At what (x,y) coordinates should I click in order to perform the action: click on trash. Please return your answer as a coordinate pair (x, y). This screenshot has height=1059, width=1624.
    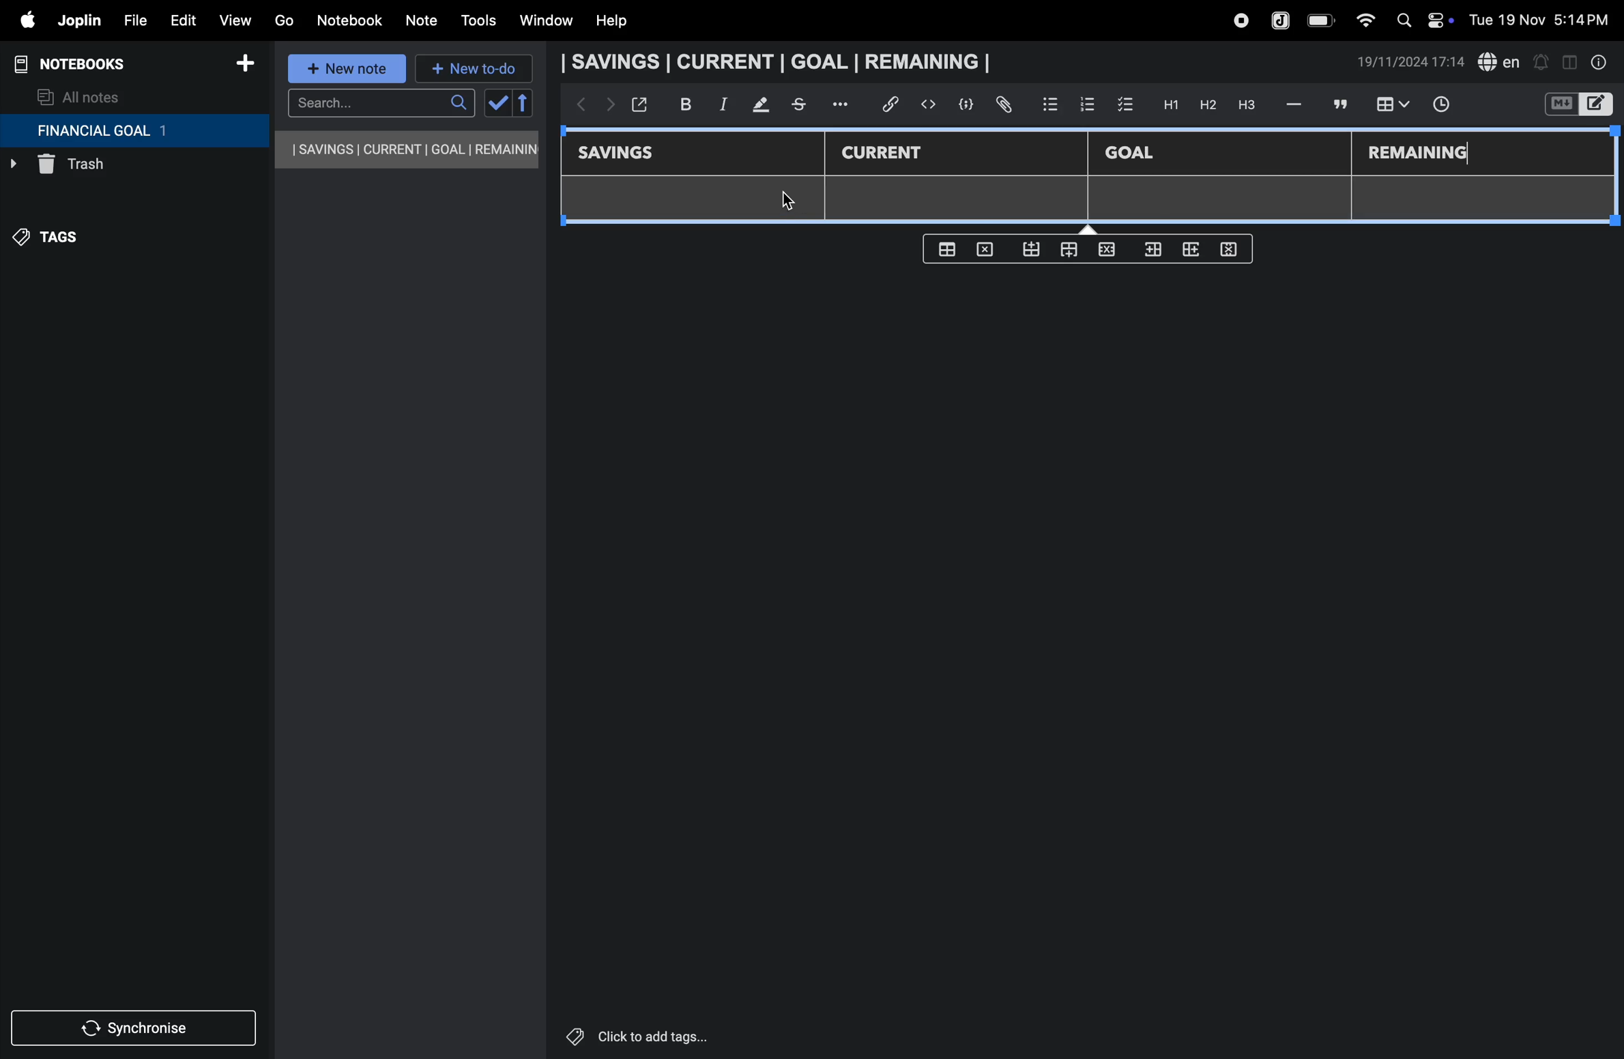
    Looking at the image, I should click on (106, 168).